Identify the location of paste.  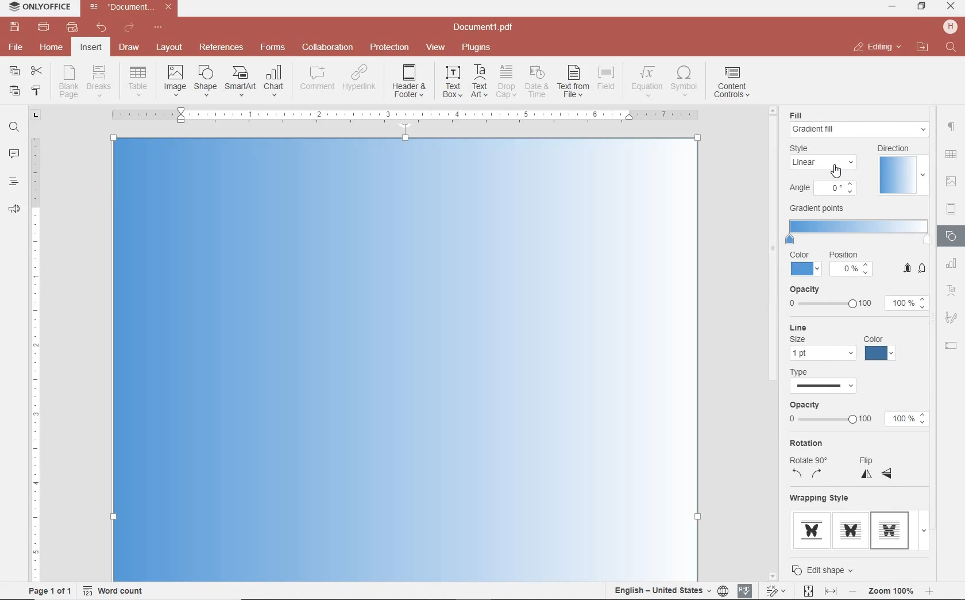
(13, 90).